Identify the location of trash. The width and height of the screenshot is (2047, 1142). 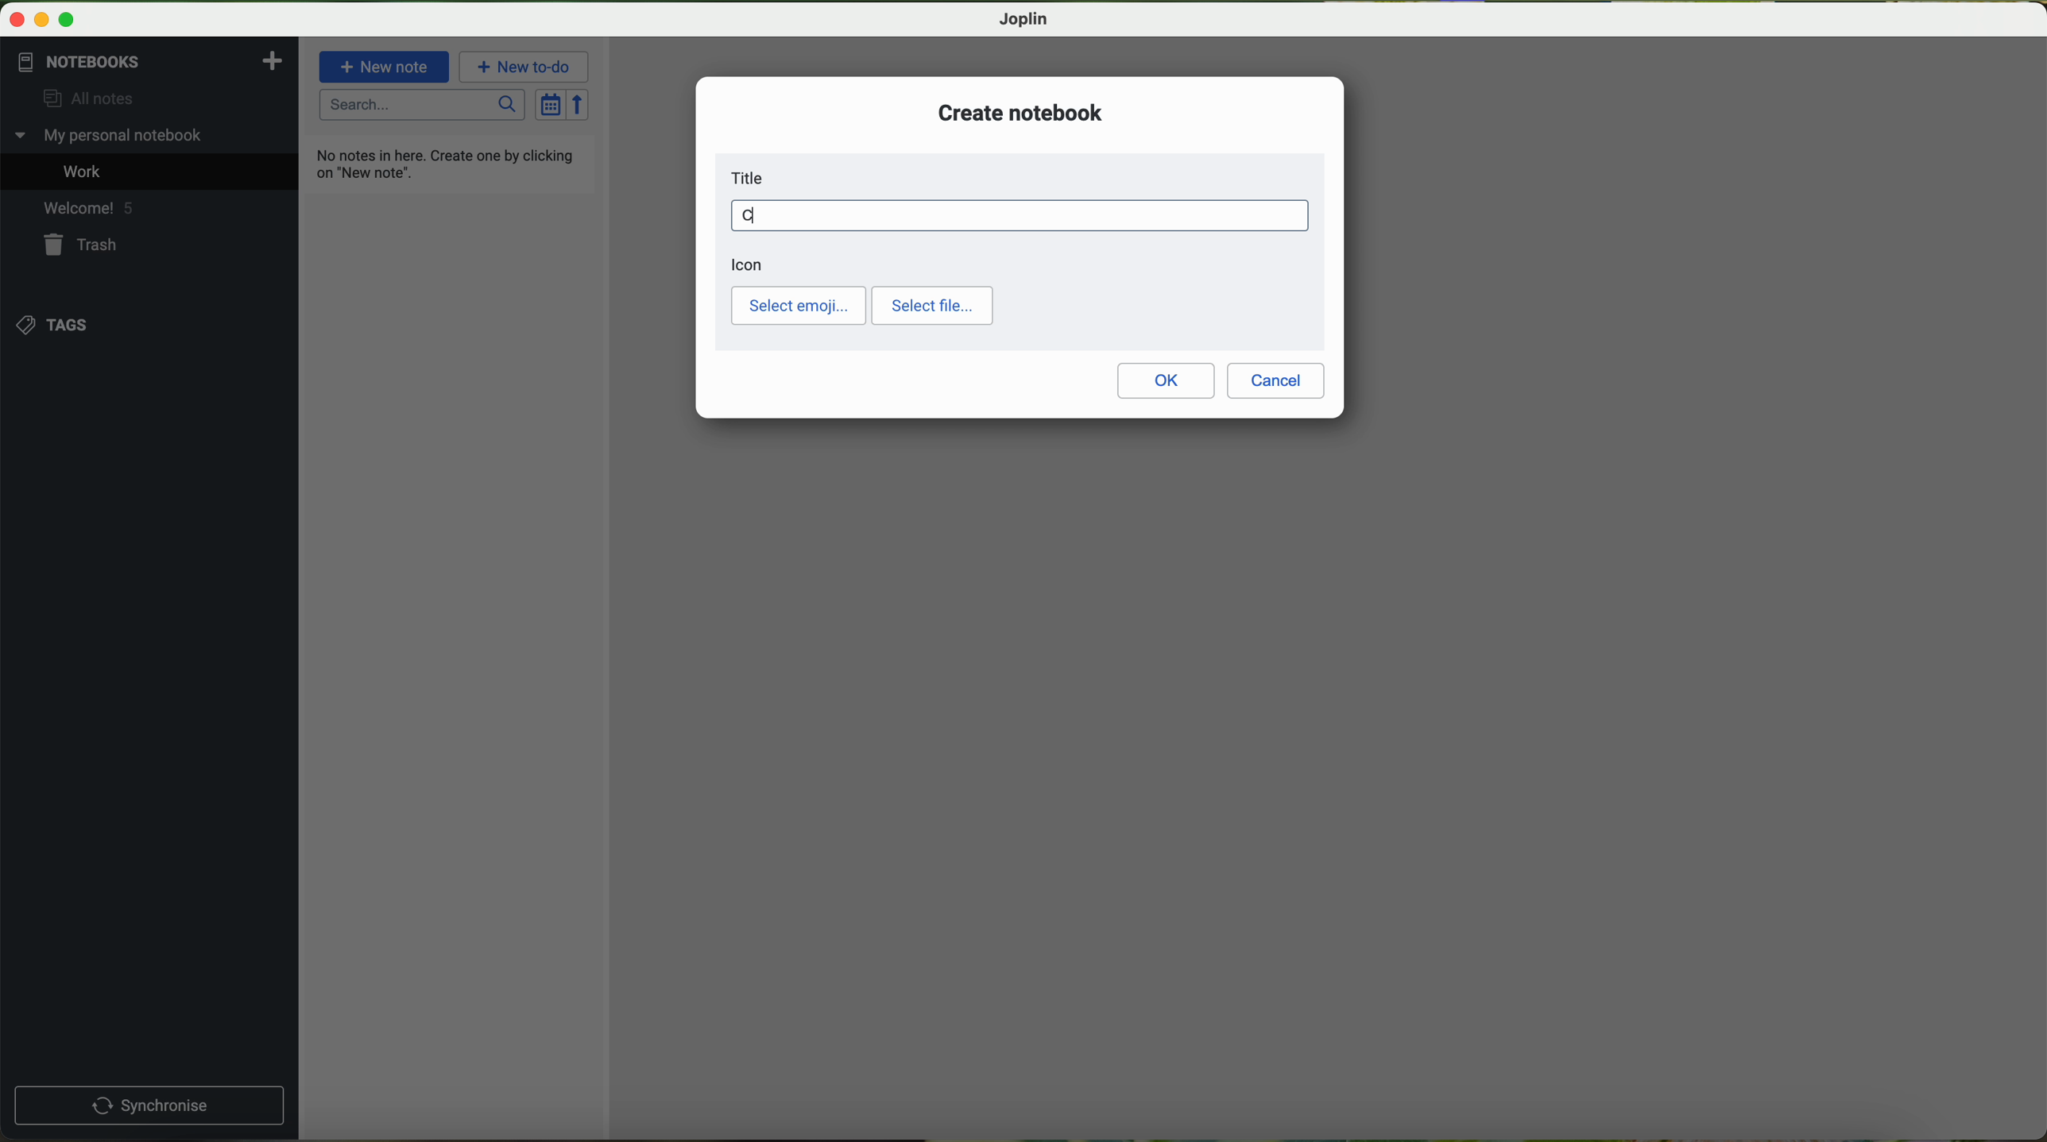
(84, 245).